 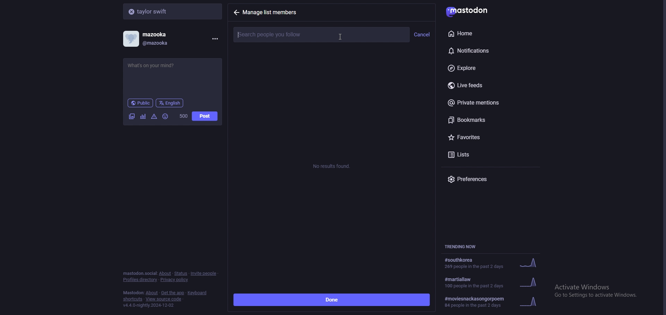 What do you see at coordinates (143, 116) in the screenshot?
I see `poll` at bounding box center [143, 116].